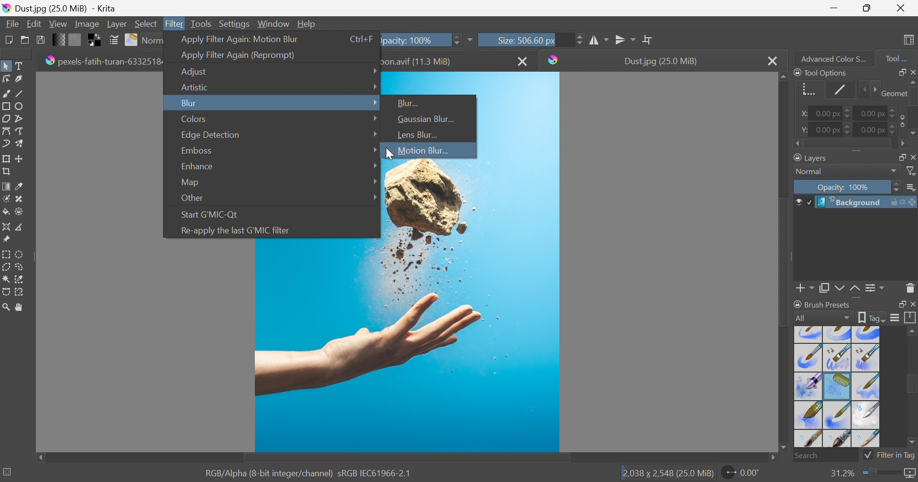 The height and width of the screenshot is (482, 918). What do you see at coordinates (828, 130) in the screenshot?
I see `0.00 px` at bounding box center [828, 130].